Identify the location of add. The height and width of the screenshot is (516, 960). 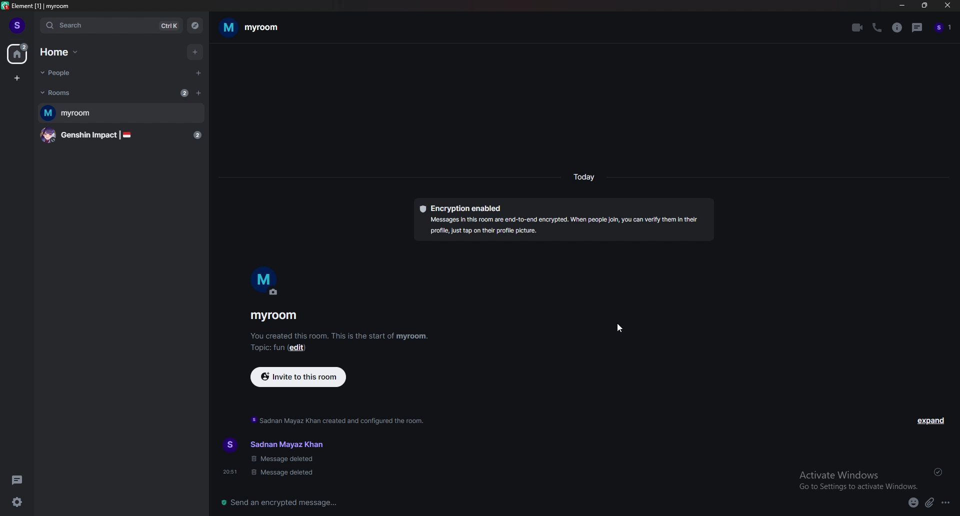
(194, 52).